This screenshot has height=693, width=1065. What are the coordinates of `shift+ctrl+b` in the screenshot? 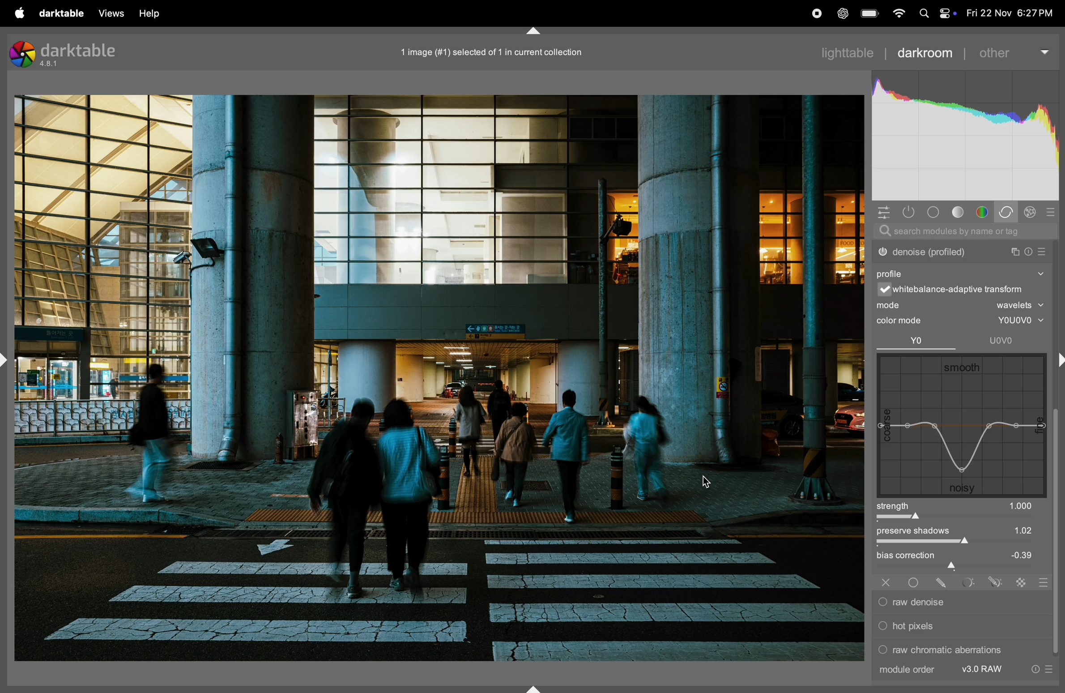 It's located at (535, 688).